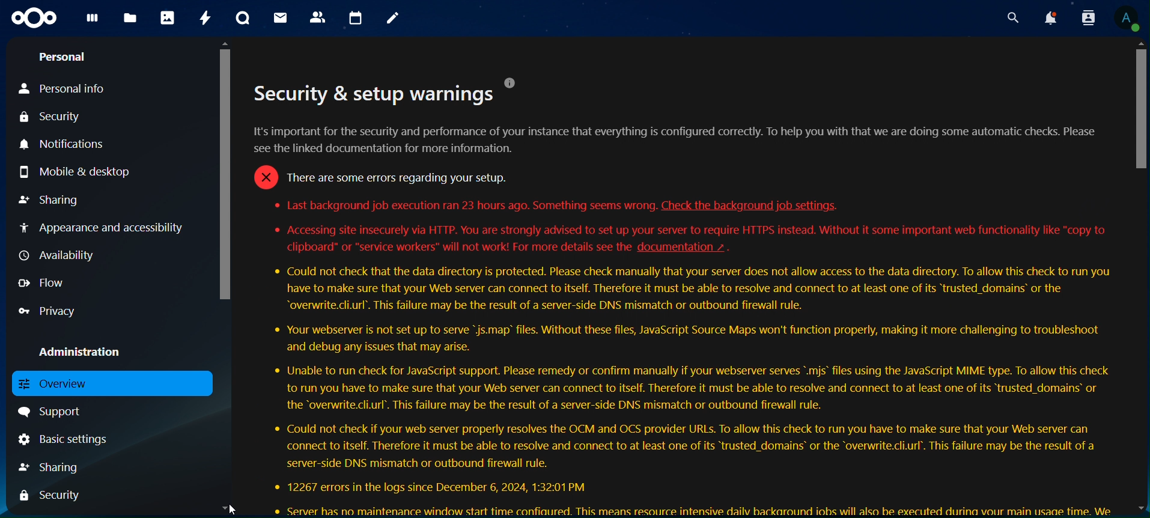 This screenshot has width=1150, height=518. I want to click on sharing, so click(55, 200).